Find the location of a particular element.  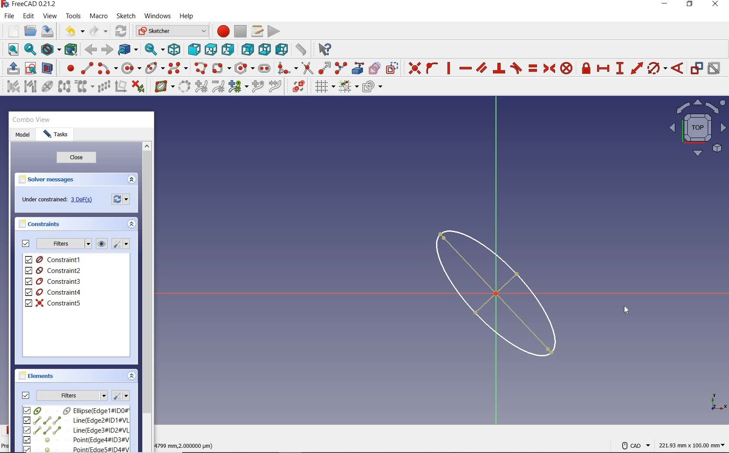

measurement is located at coordinates (693, 444).